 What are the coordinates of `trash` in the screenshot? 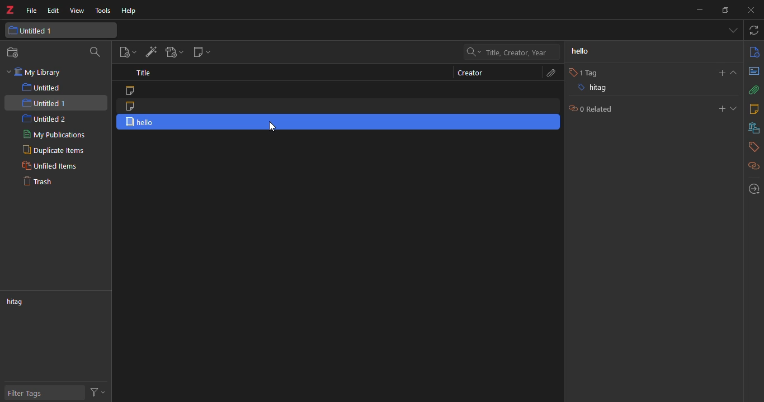 It's located at (38, 181).